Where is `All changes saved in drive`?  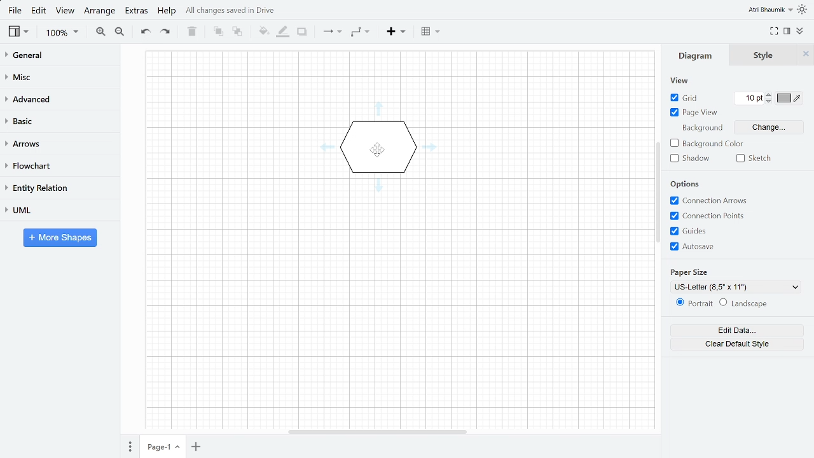 All changes saved in drive is located at coordinates (231, 10).